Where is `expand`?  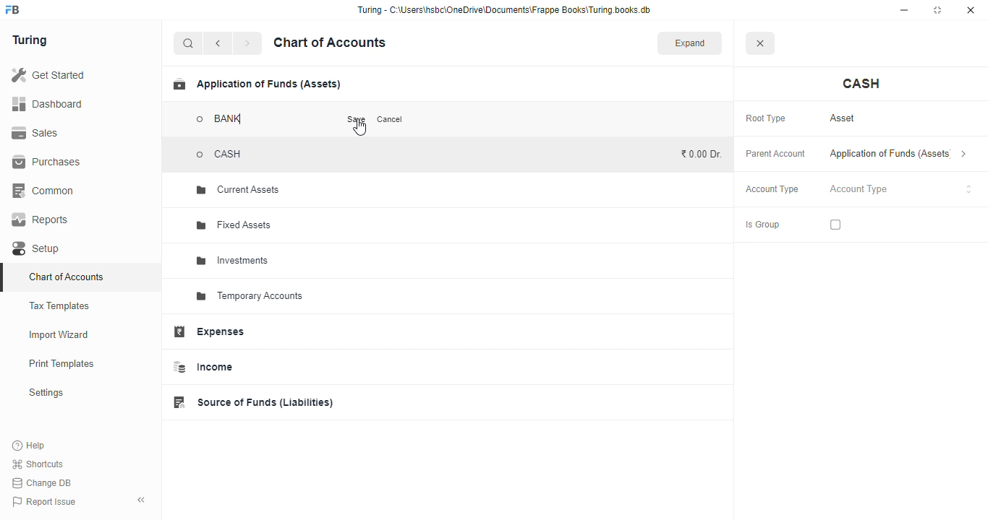
expand is located at coordinates (690, 43).